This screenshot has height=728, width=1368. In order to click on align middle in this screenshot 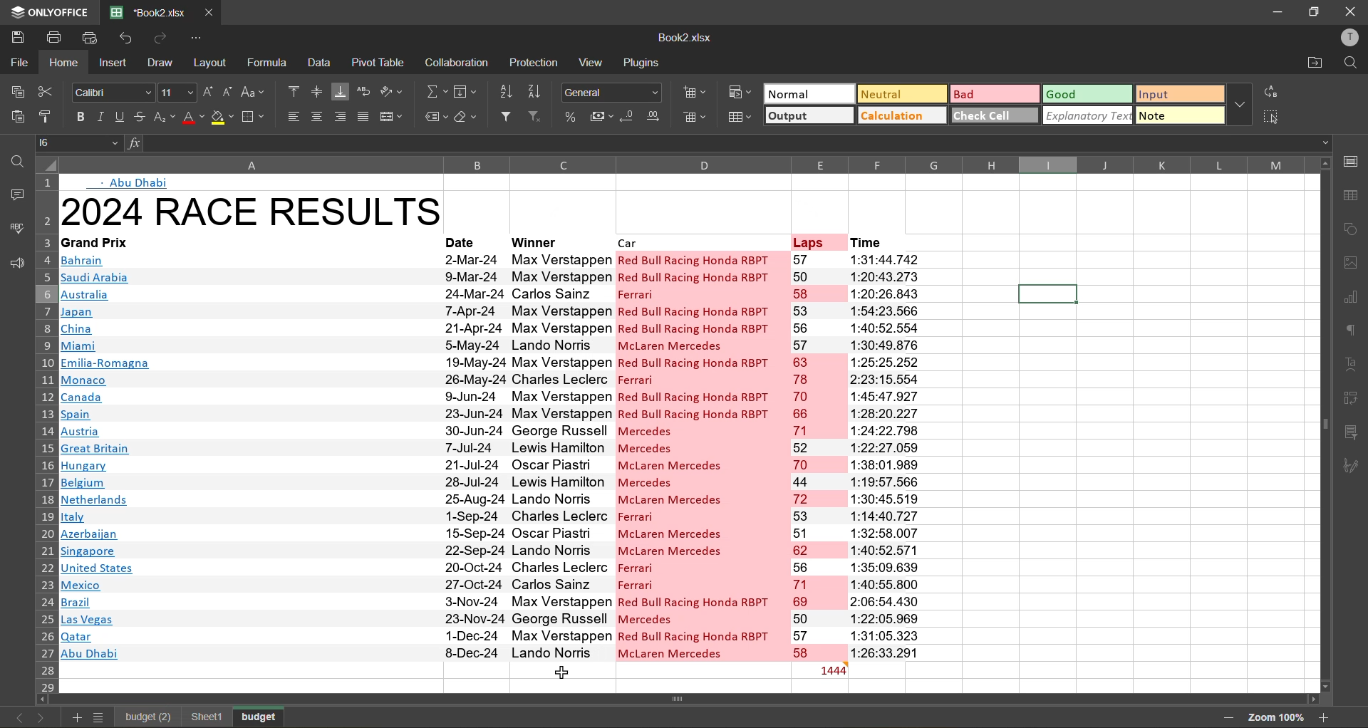, I will do `click(316, 93)`.